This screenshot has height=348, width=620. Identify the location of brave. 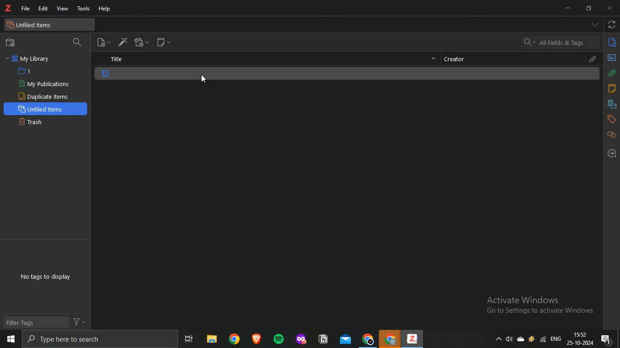
(256, 338).